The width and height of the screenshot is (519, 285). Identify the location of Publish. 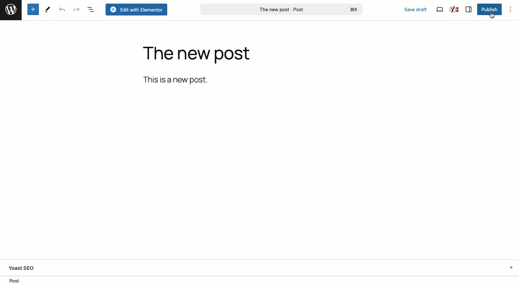
(489, 10).